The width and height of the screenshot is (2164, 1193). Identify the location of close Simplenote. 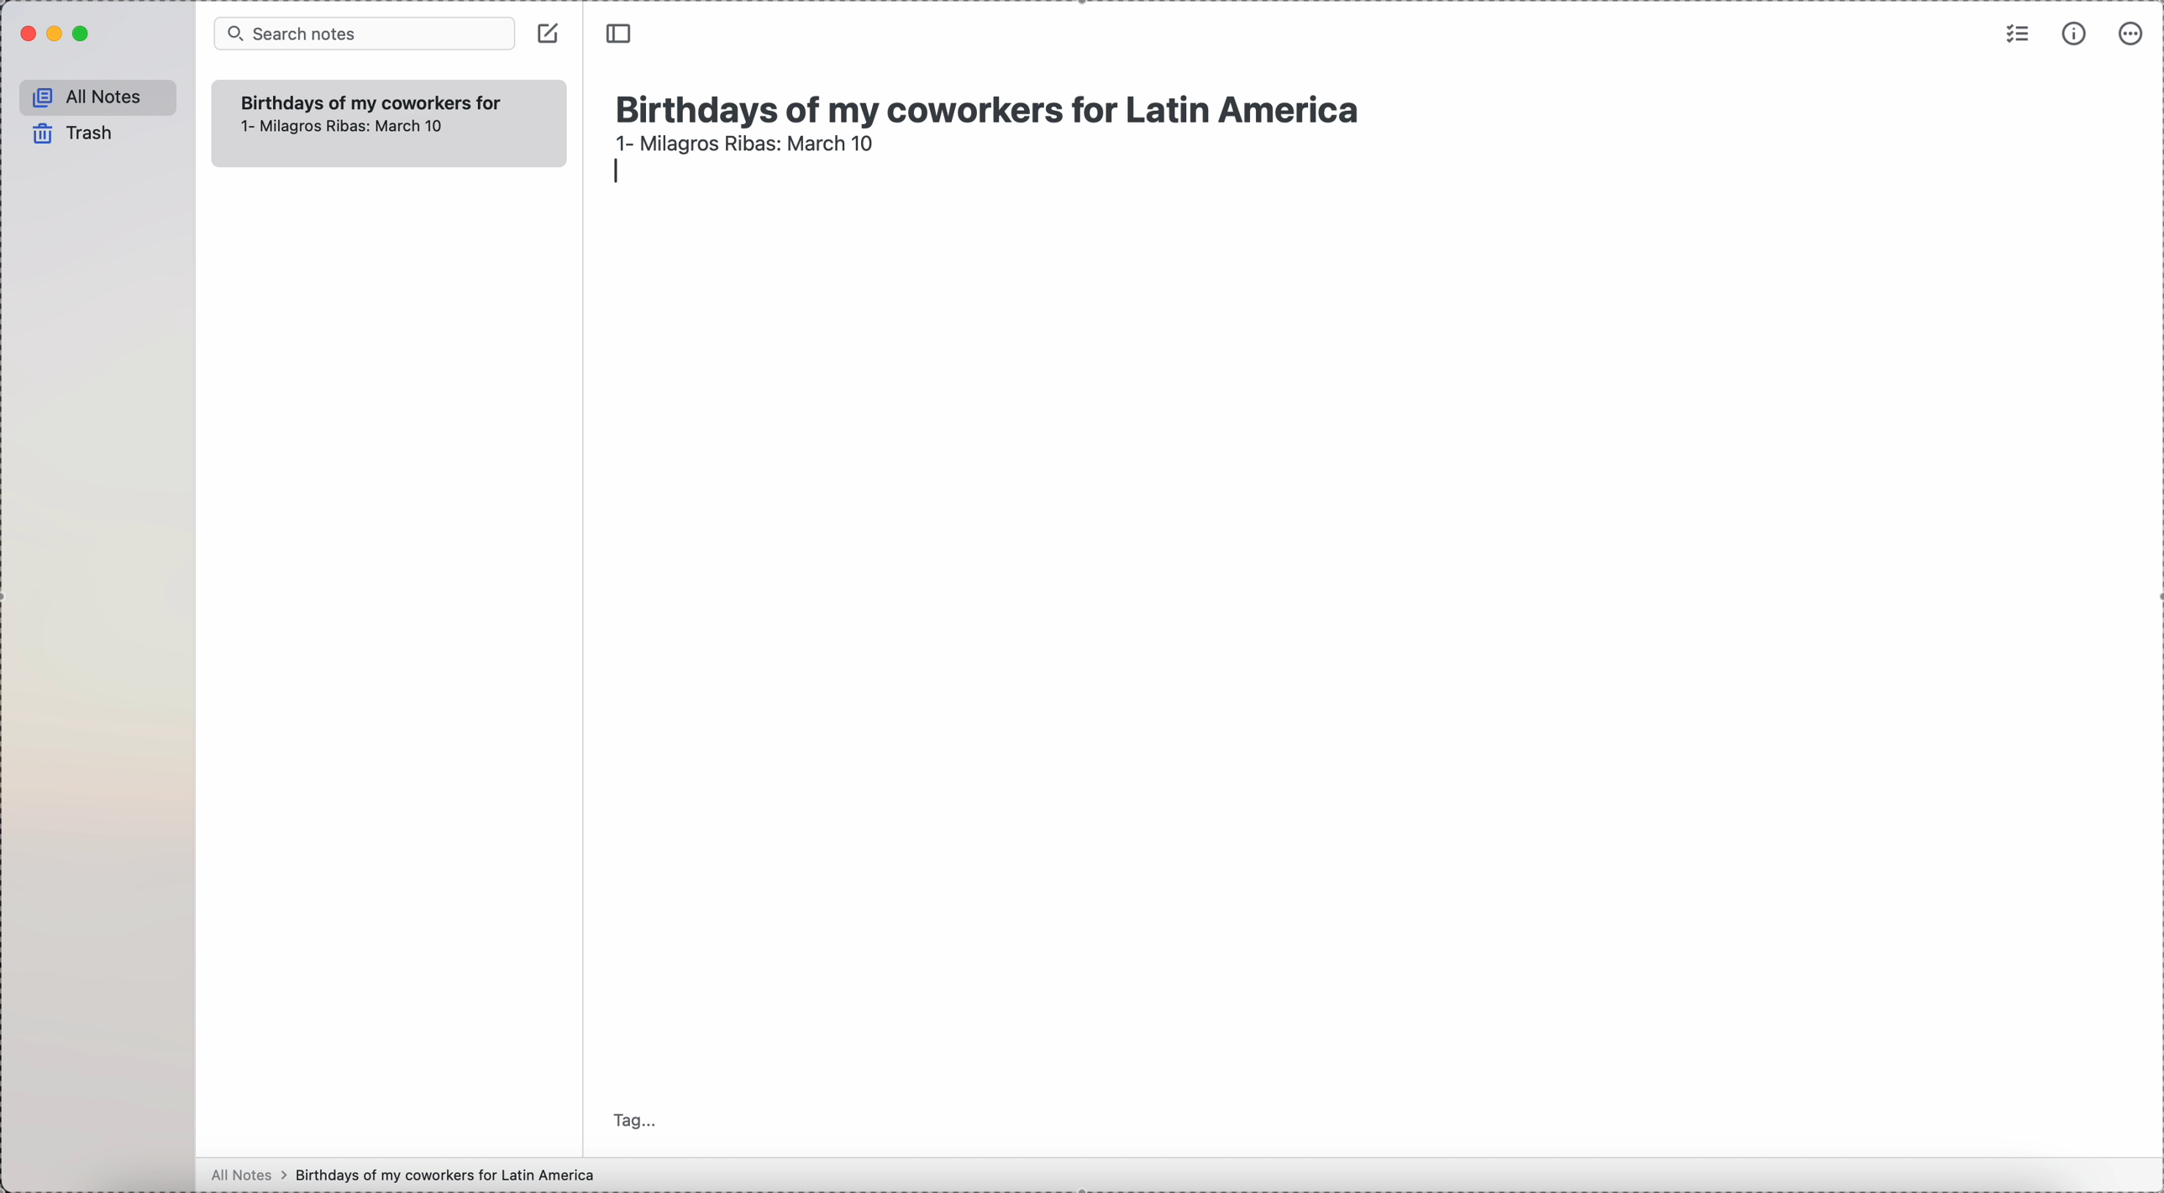
(26, 34).